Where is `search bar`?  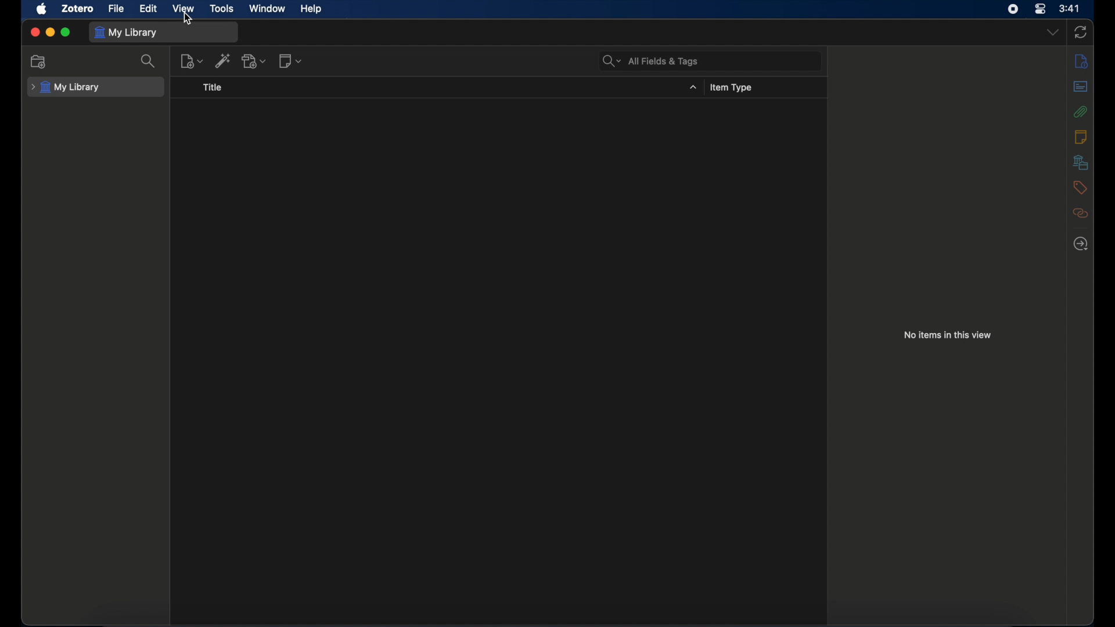 search bar is located at coordinates (651, 62).